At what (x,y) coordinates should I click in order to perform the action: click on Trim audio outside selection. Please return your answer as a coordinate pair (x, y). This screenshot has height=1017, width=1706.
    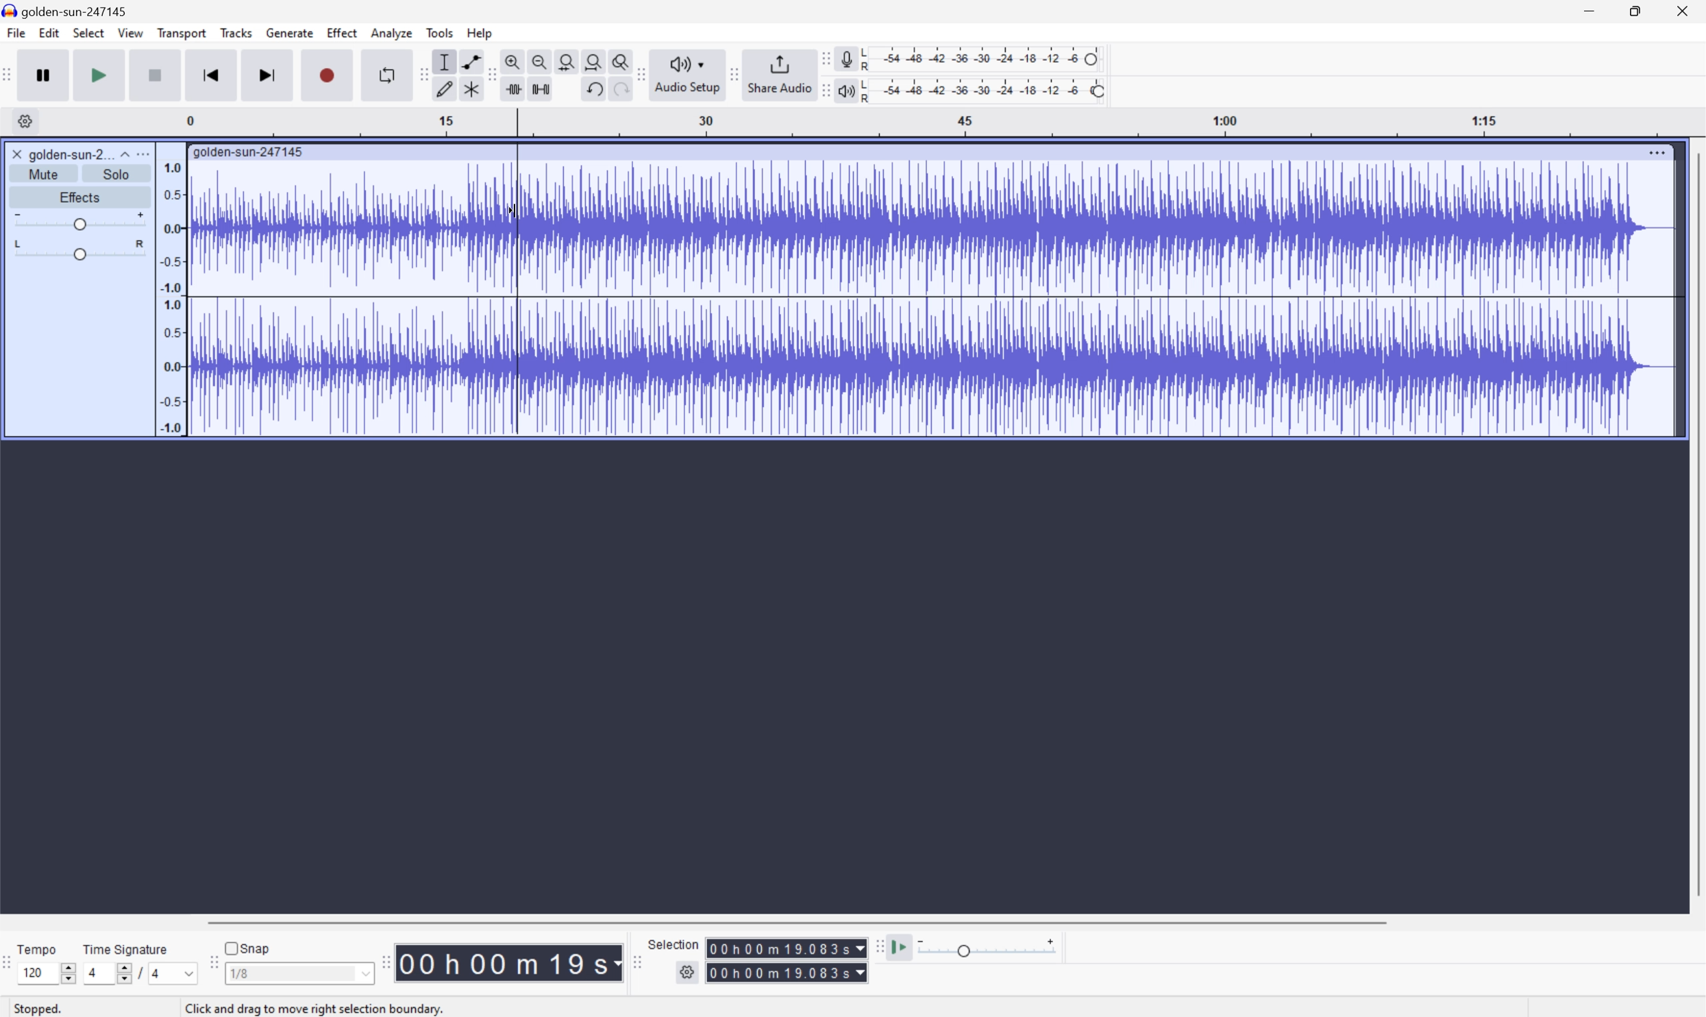
    Looking at the image, I should click on (511, 89).